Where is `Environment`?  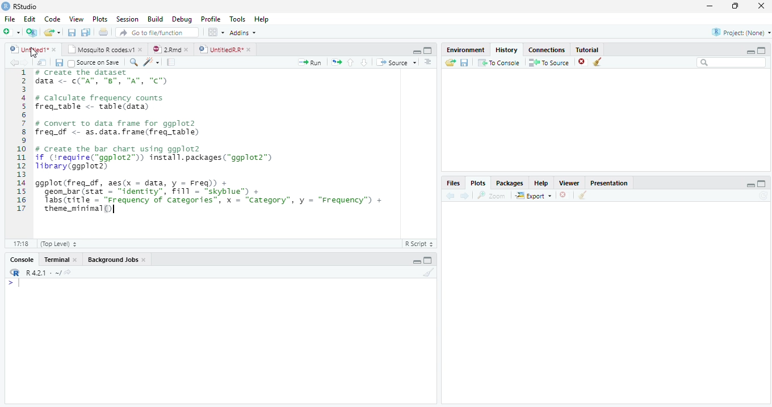 Environment is located at coordinates (464, 50).